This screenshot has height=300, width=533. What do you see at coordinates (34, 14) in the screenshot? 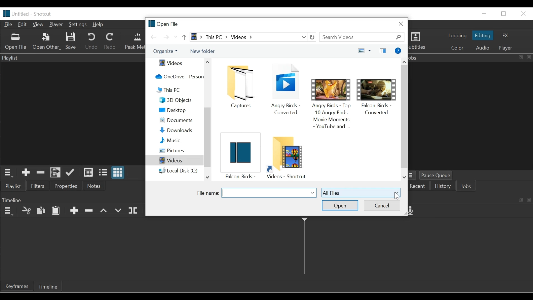
I see `Untitled - Shotcut` at bounding box center [34, 14].